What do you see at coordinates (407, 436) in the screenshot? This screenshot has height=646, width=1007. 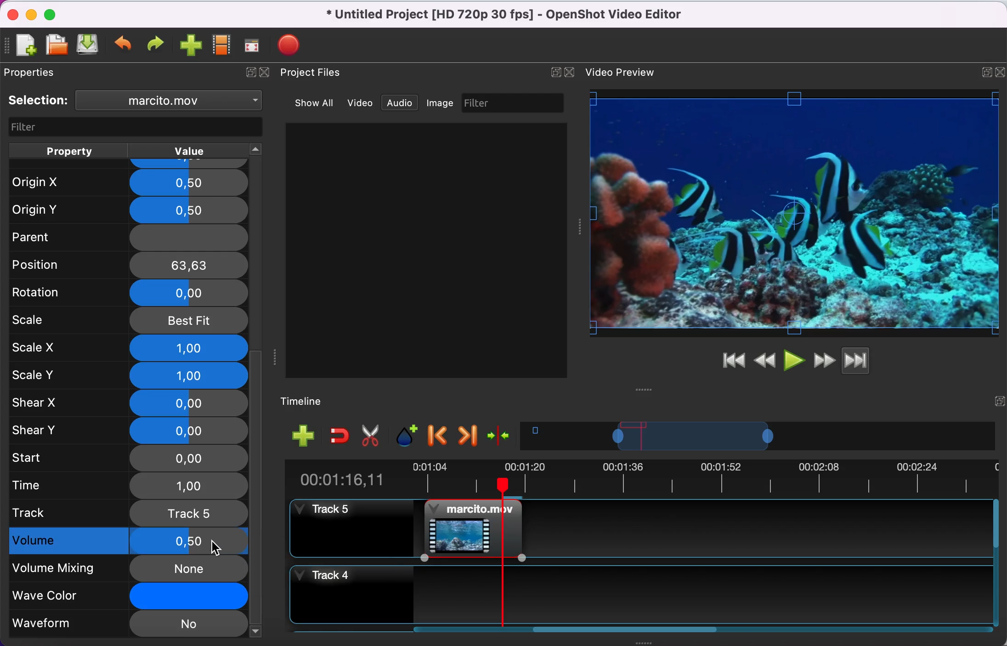 I see `add marker` at bounding box center [407, 436].